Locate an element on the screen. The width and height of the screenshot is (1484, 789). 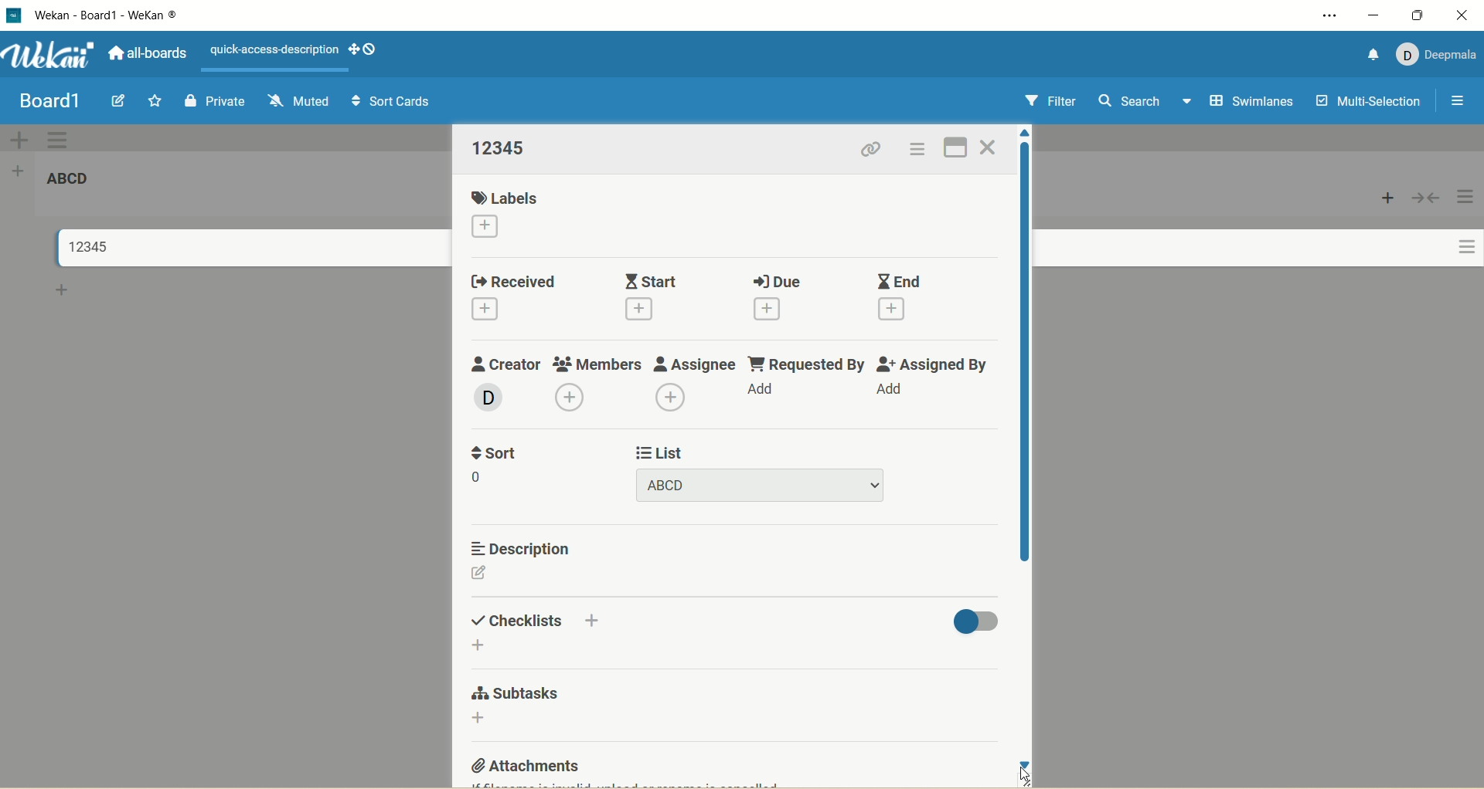
private is located at coordinates (216, 99).